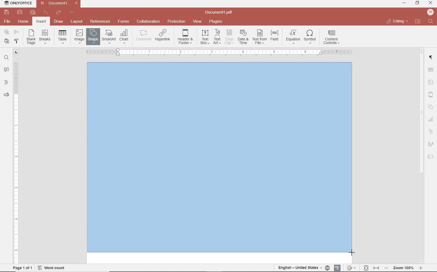 Image resolution: width=437 pixels, height=272 pixels. What do you see at coordinates (404, 3) in the screenshot?
I see `minimize` at bounding box center [404, 3].